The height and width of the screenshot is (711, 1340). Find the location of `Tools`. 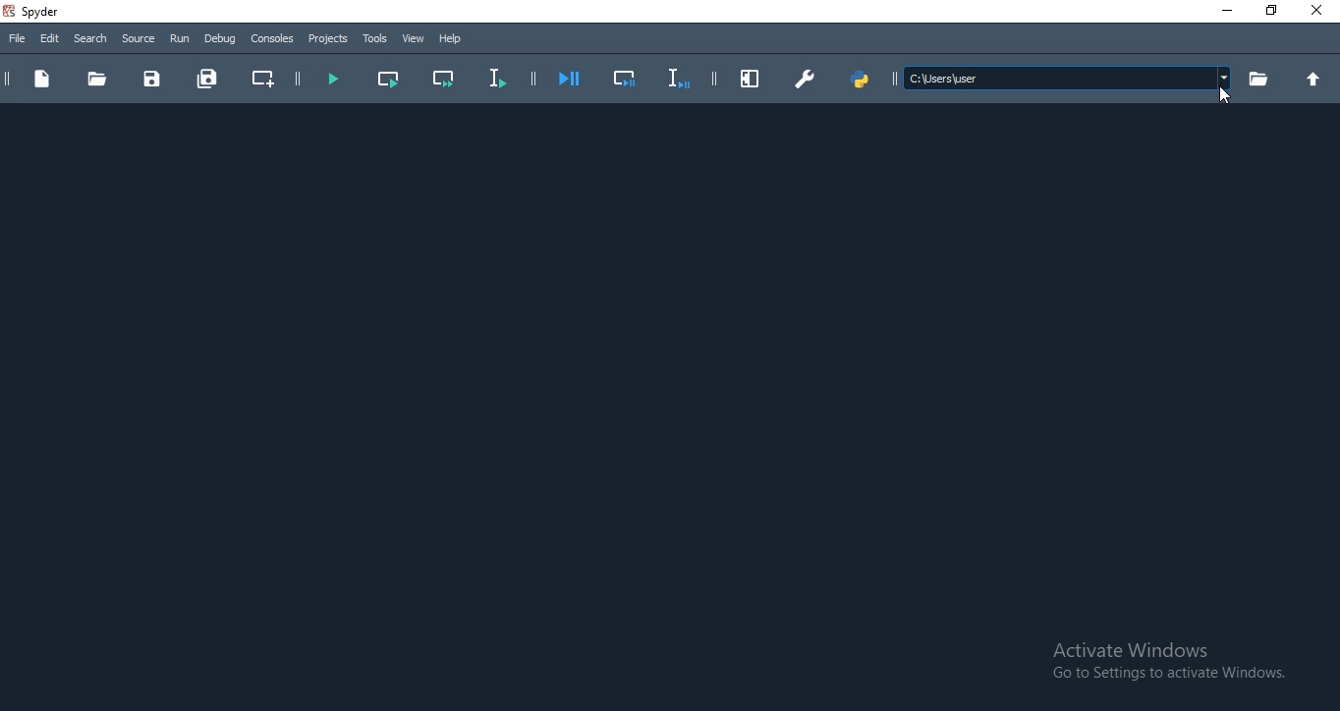

Tools is located at coordinates (376, 39).